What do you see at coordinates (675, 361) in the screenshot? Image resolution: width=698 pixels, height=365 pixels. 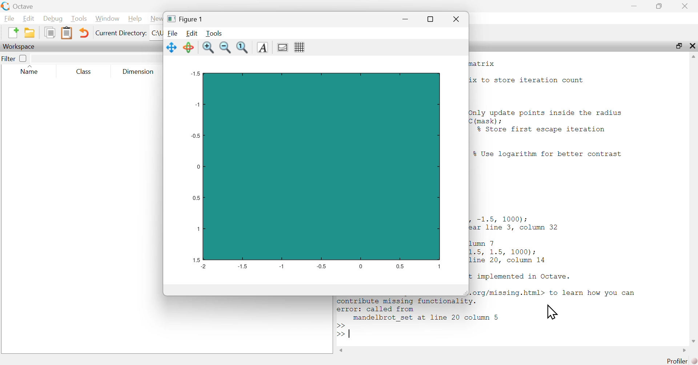 I see `Profiler` at bounding box center [675, 361].